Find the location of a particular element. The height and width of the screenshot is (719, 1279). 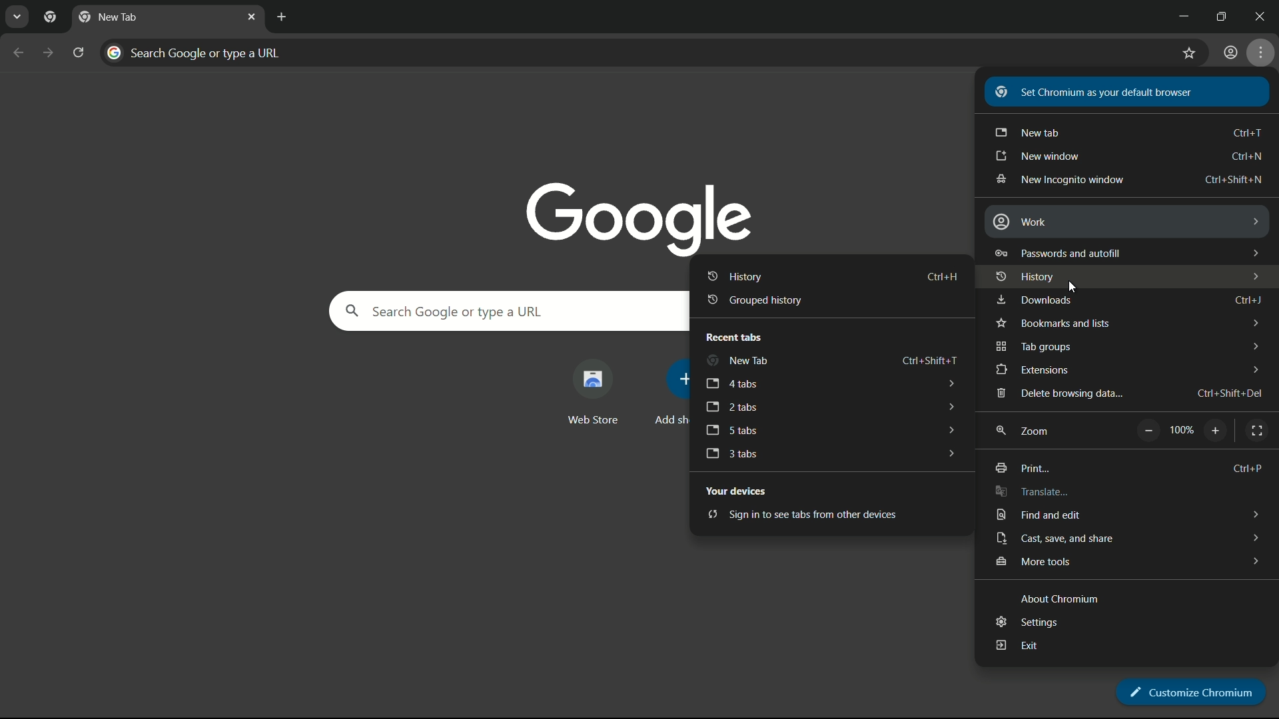

cast save and share is located at coordinates (1056, 539).